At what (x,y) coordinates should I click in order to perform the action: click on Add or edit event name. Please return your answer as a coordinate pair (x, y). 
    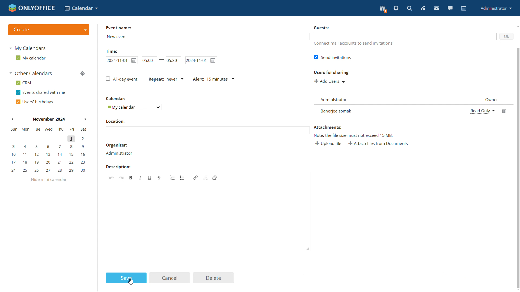
    Looking at the image, I should click on (207, 36).